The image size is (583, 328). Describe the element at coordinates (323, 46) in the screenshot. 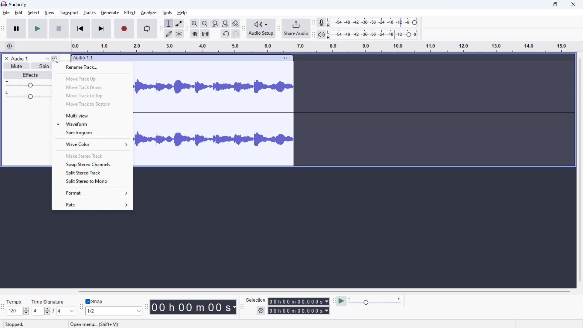

I see `timeline` at that location.